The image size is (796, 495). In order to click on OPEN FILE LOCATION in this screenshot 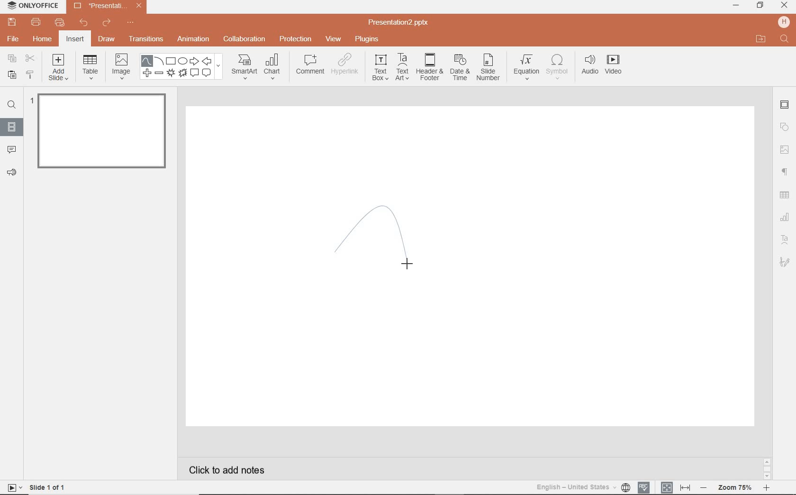, I will do `click(761, 39)`.